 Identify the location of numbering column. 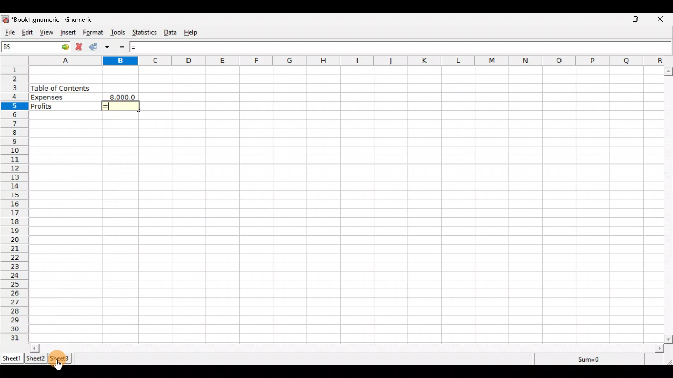
(14, 205).